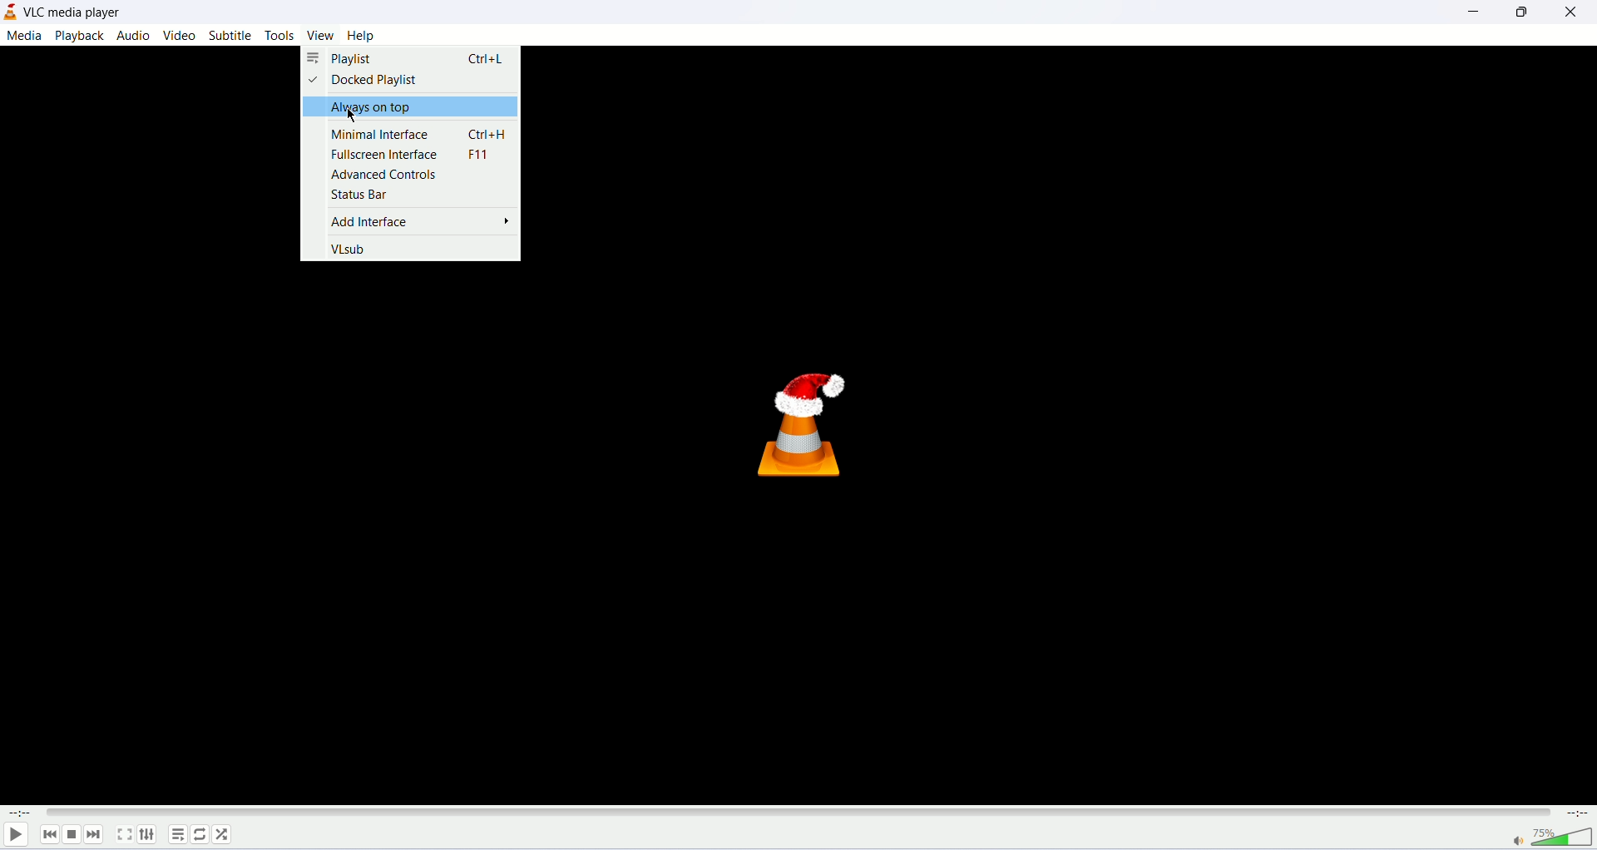 The height and width of the screenshot is (850, 1597). I want to click on loop, so click(200, 836).